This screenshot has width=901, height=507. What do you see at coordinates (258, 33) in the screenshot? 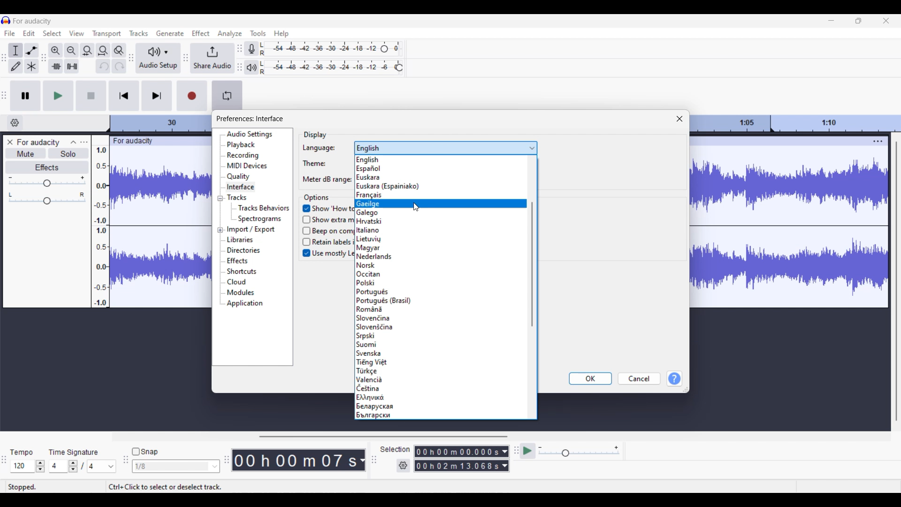
I see `Tools menu` at bounding box center [258, 33].